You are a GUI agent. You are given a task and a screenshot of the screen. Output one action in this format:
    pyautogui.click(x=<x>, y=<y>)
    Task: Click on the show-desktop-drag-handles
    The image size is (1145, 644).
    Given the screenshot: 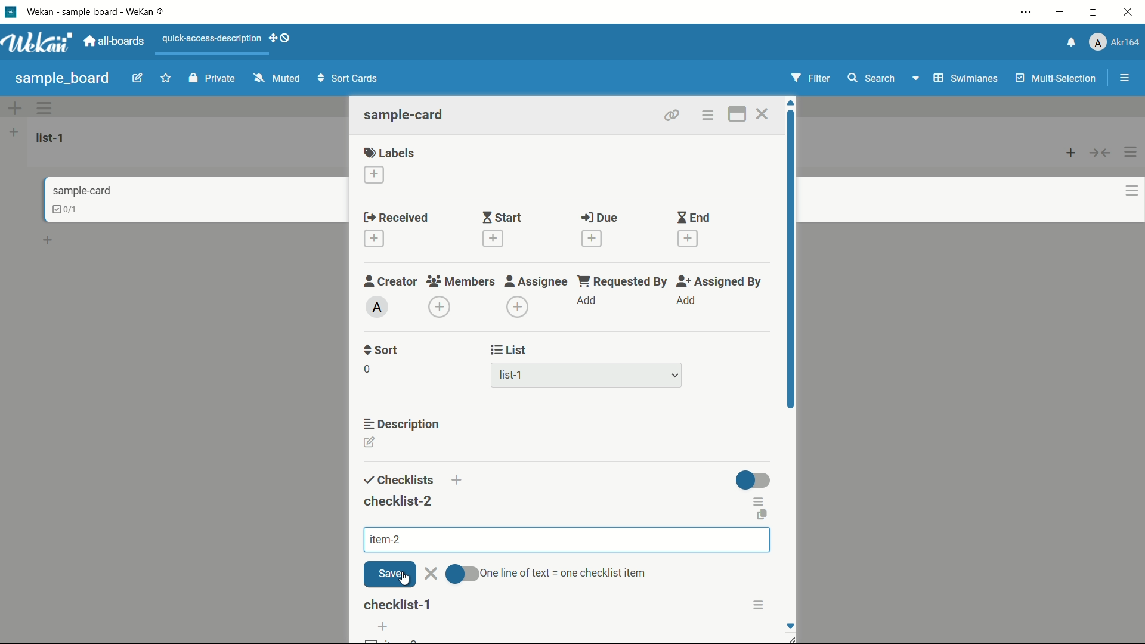 What is the action you would take?
    pyautogui.click(x=281, y=37)
    